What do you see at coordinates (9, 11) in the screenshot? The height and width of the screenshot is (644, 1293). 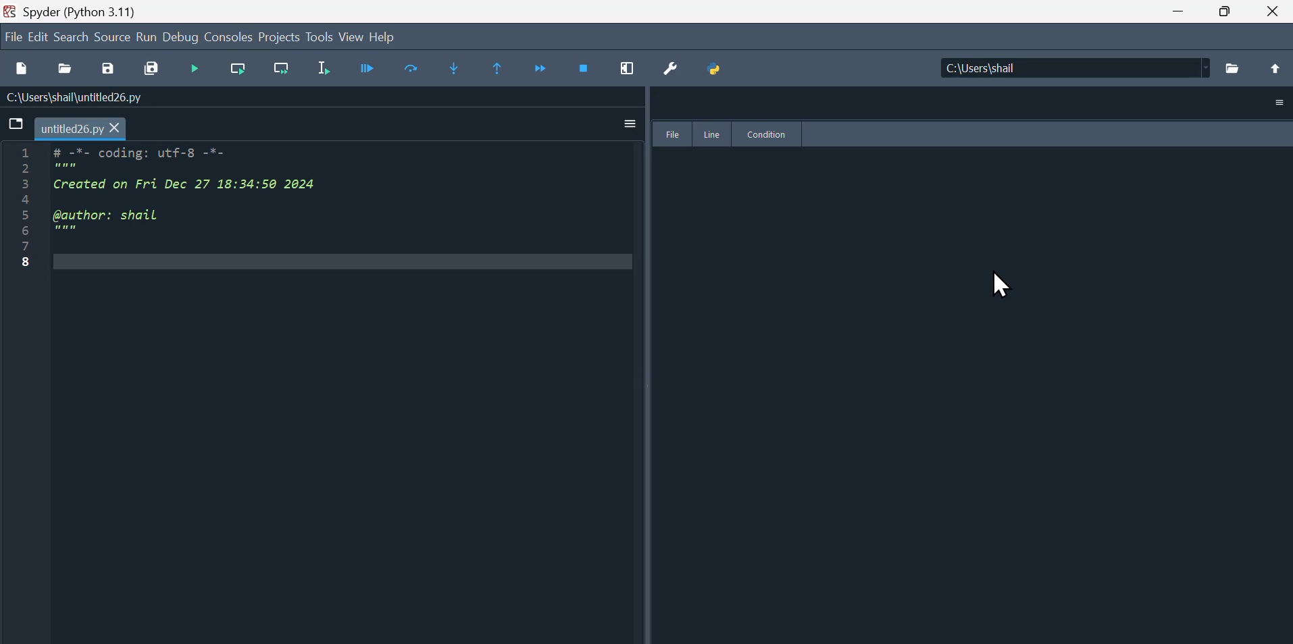 I see `Spyder Desktop Icon` at bounding box center [9, 11].